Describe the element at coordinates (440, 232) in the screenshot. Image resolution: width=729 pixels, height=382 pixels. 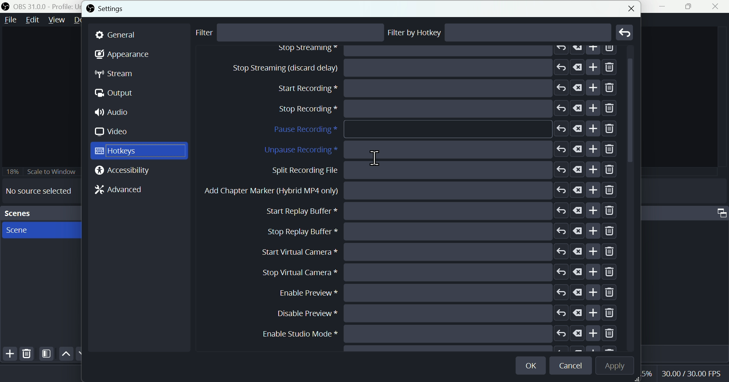
I see `Stop Replay Buffer` at that location.